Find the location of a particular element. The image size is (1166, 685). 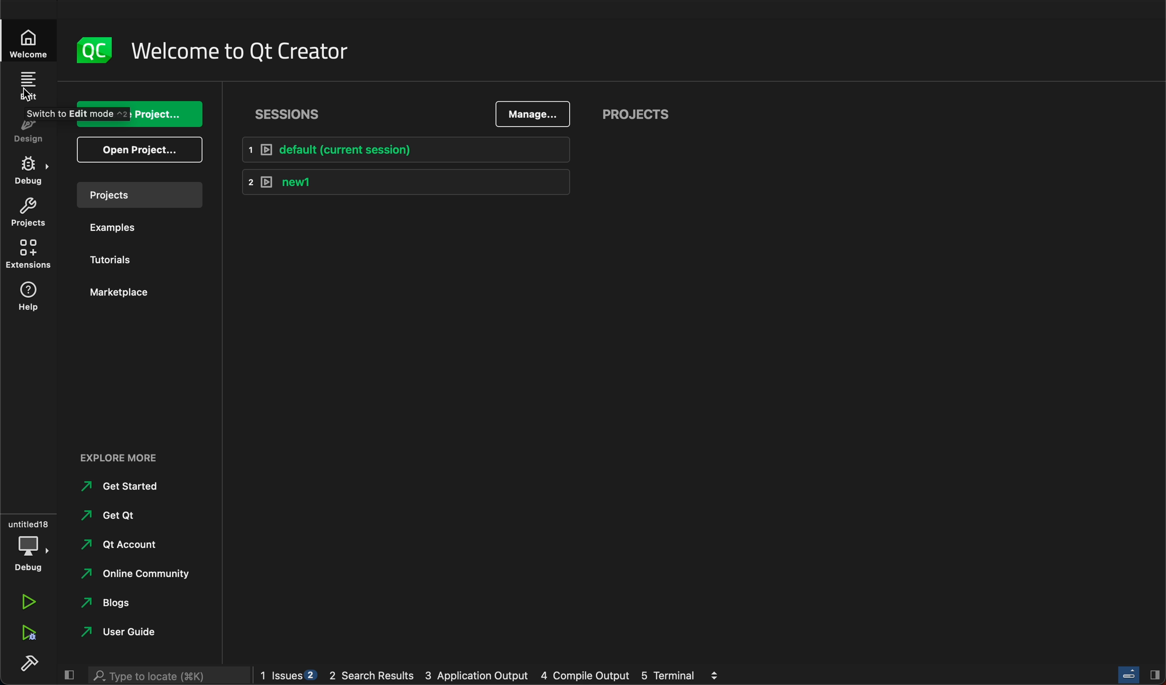

debug is located at coordinates (35, 171).